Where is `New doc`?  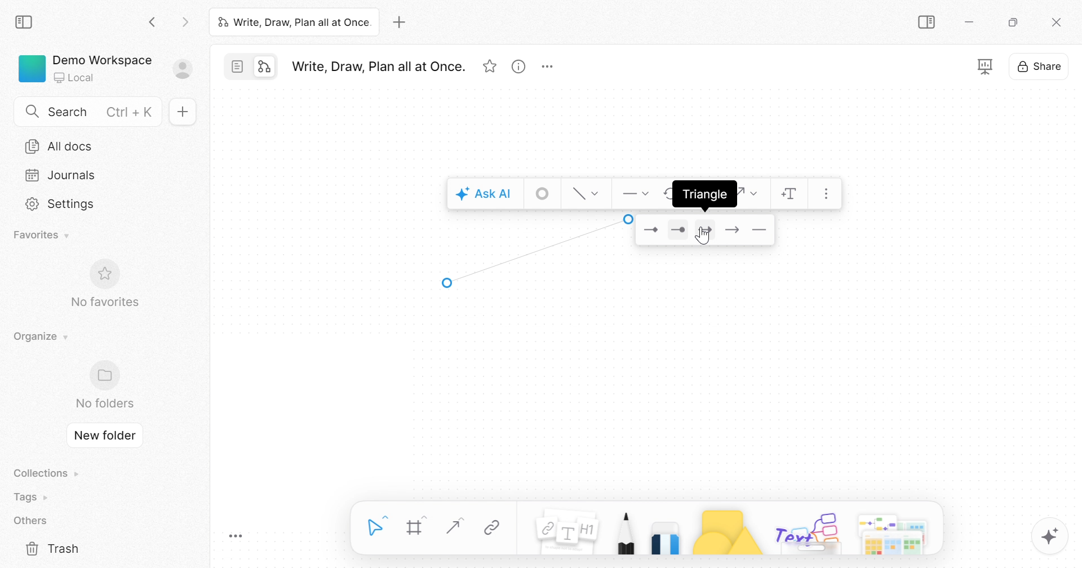 New doc is located at coordinates (185, 112).